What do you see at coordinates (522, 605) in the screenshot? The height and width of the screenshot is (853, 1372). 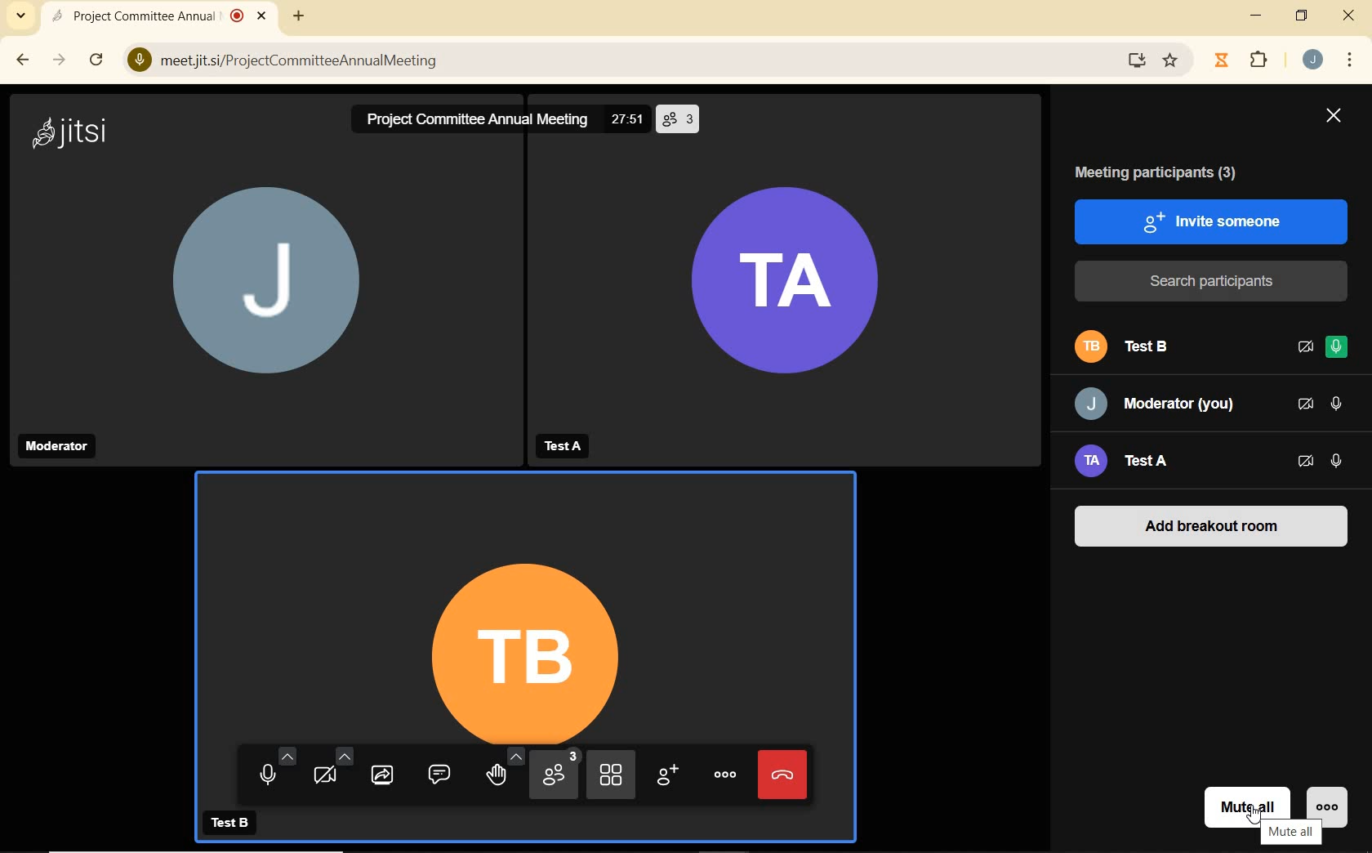 I see `TB` at bounding box center [522, 605].